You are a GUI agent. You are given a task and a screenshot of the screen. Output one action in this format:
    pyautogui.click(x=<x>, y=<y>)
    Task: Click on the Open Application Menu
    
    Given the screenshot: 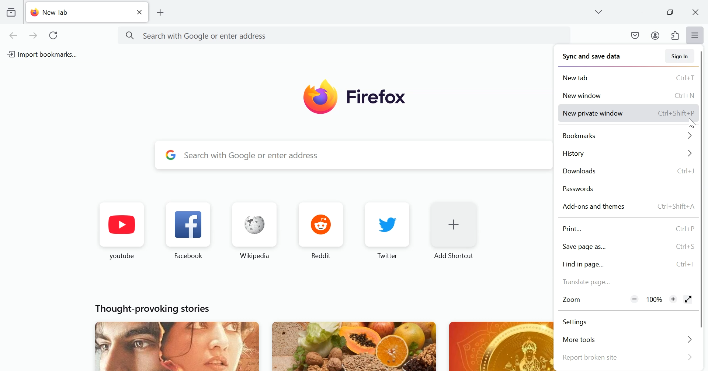 What is the action you would take?
    pyautogui.click(x=696, y=35)
    